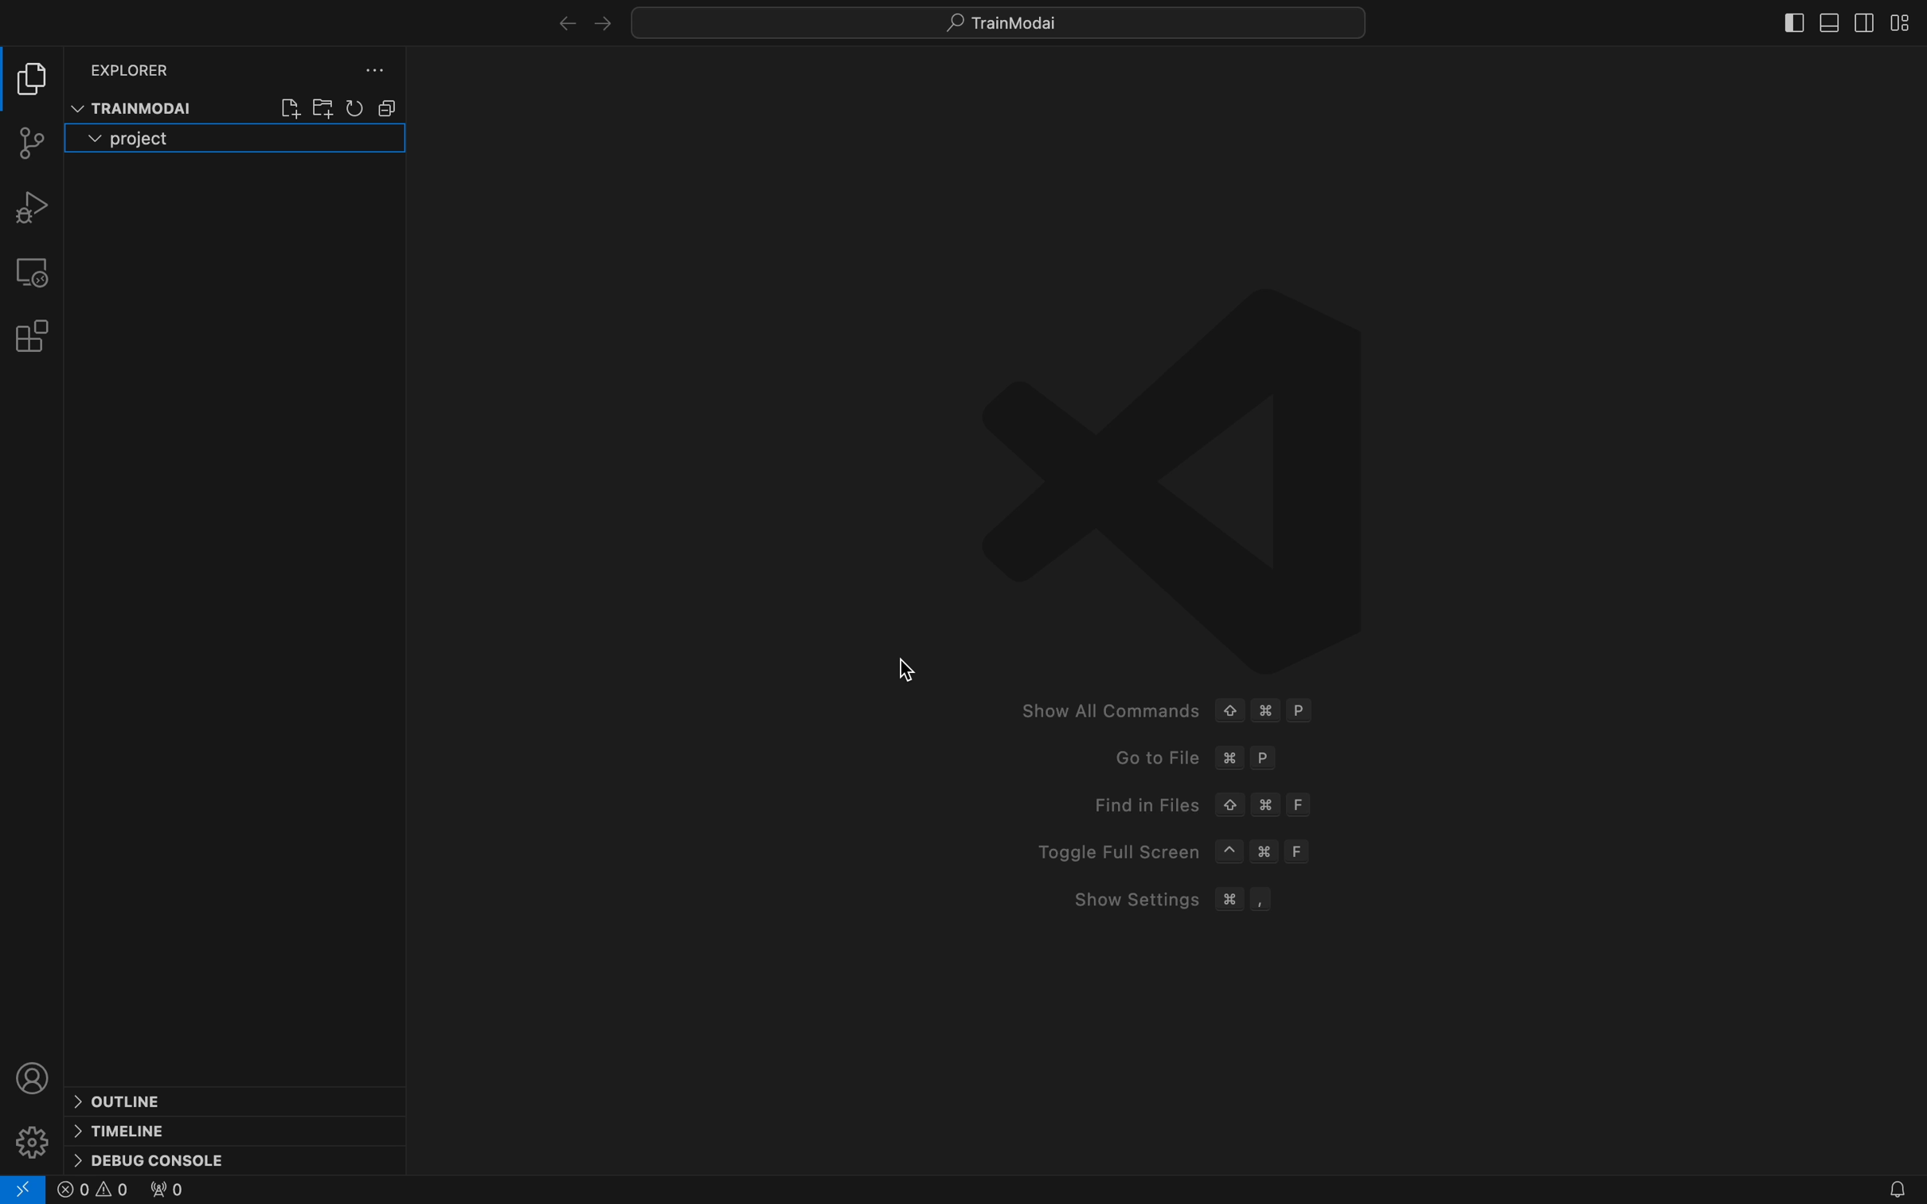  Describe the element at coordinates (34, 82) in the screenshot. I see `file explore` at that location.